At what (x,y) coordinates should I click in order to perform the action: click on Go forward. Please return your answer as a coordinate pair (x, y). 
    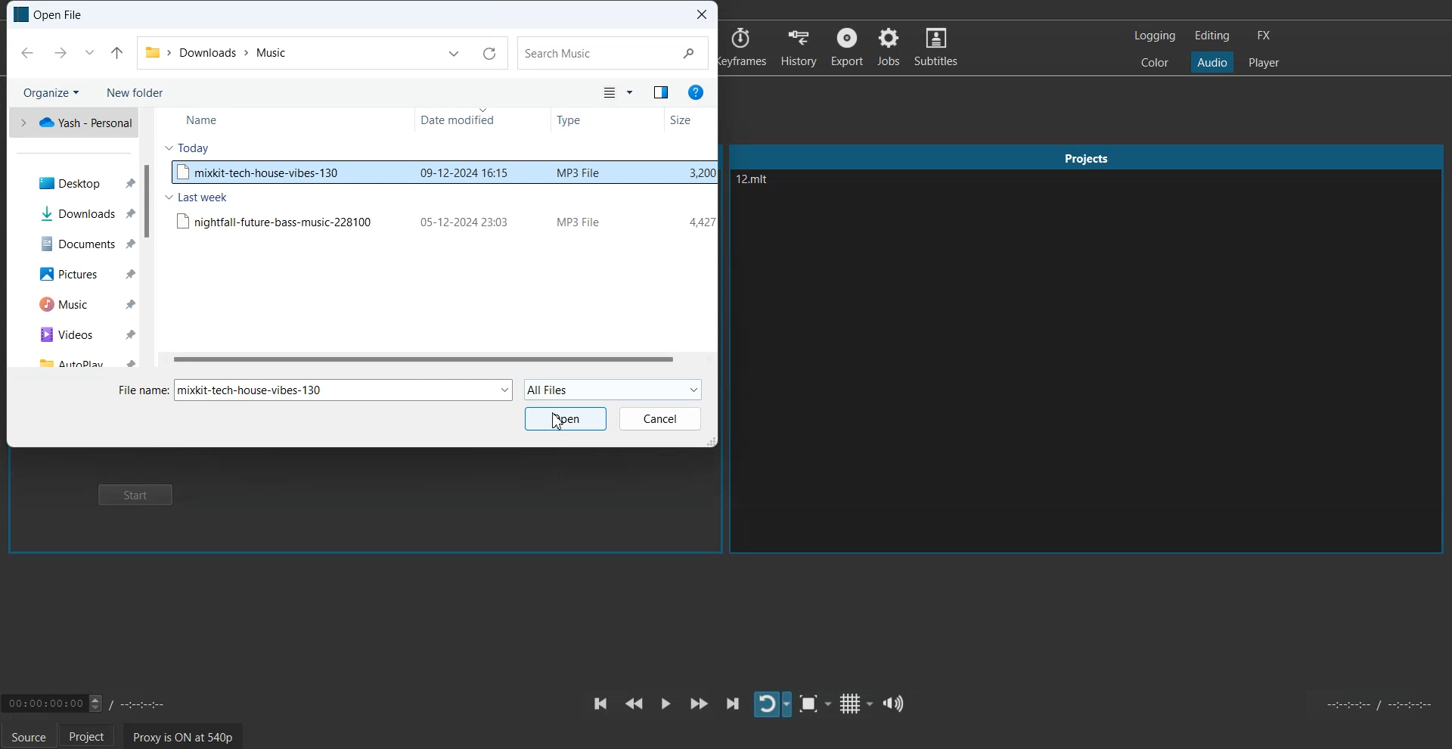
    Looking at the image, I should click on (60, 52).